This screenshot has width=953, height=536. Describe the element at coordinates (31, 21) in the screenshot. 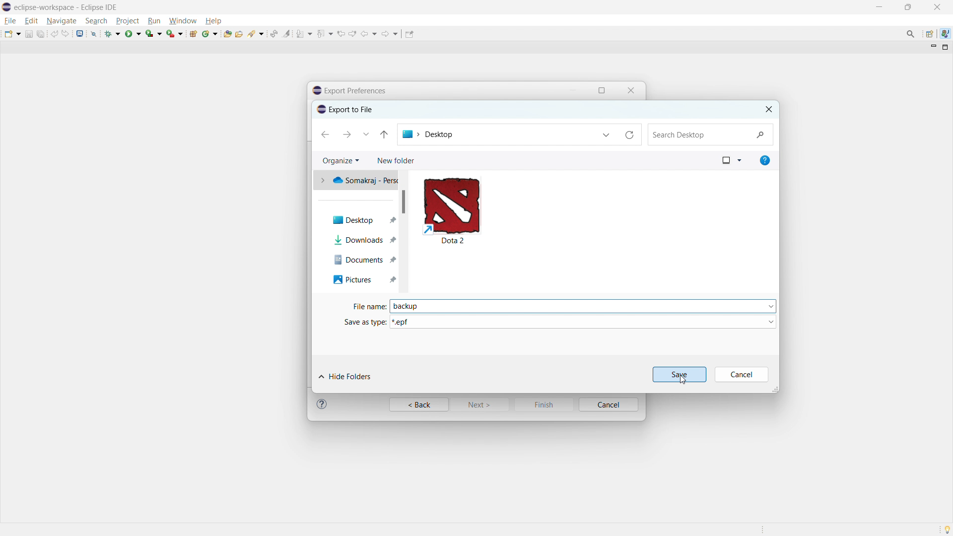

I see `edit` at that location.